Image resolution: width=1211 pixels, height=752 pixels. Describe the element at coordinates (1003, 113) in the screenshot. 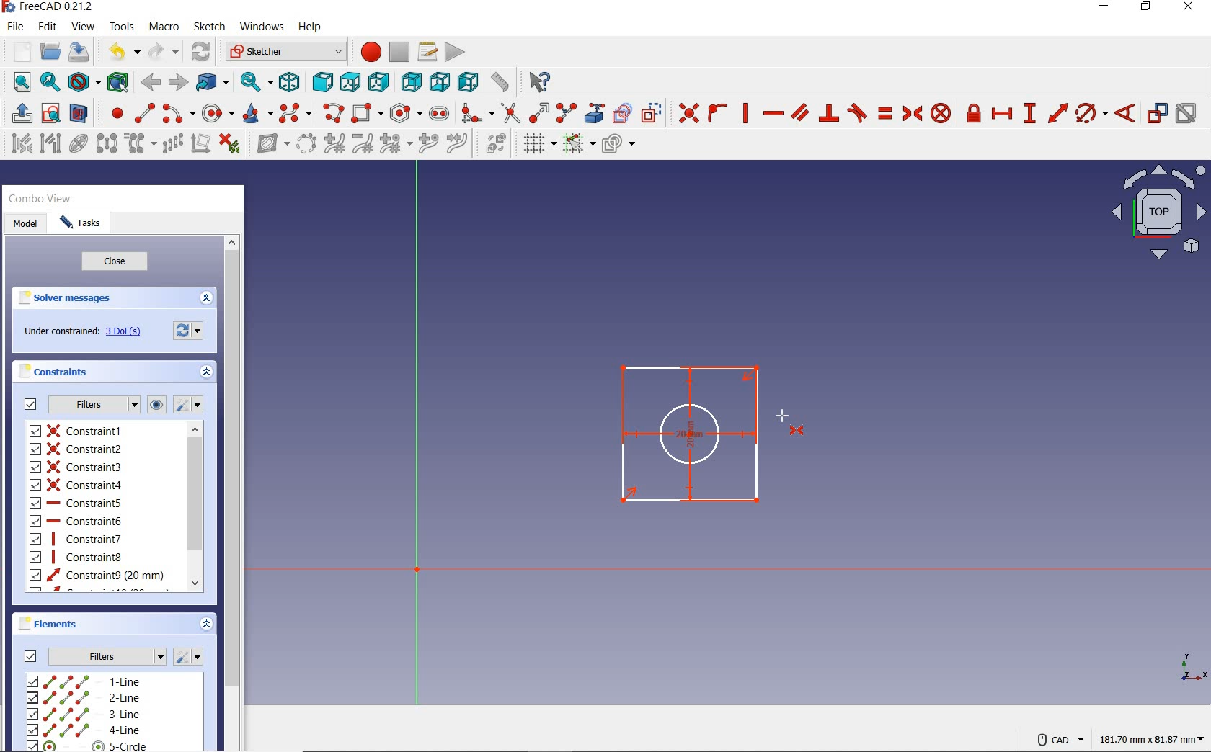

I see `constrain horizontal distance` at that location.